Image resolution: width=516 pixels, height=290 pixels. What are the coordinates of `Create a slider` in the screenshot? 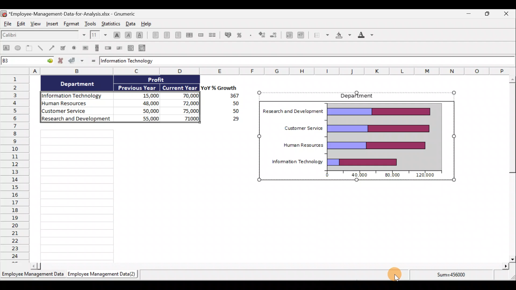 It's located at (119, 48).